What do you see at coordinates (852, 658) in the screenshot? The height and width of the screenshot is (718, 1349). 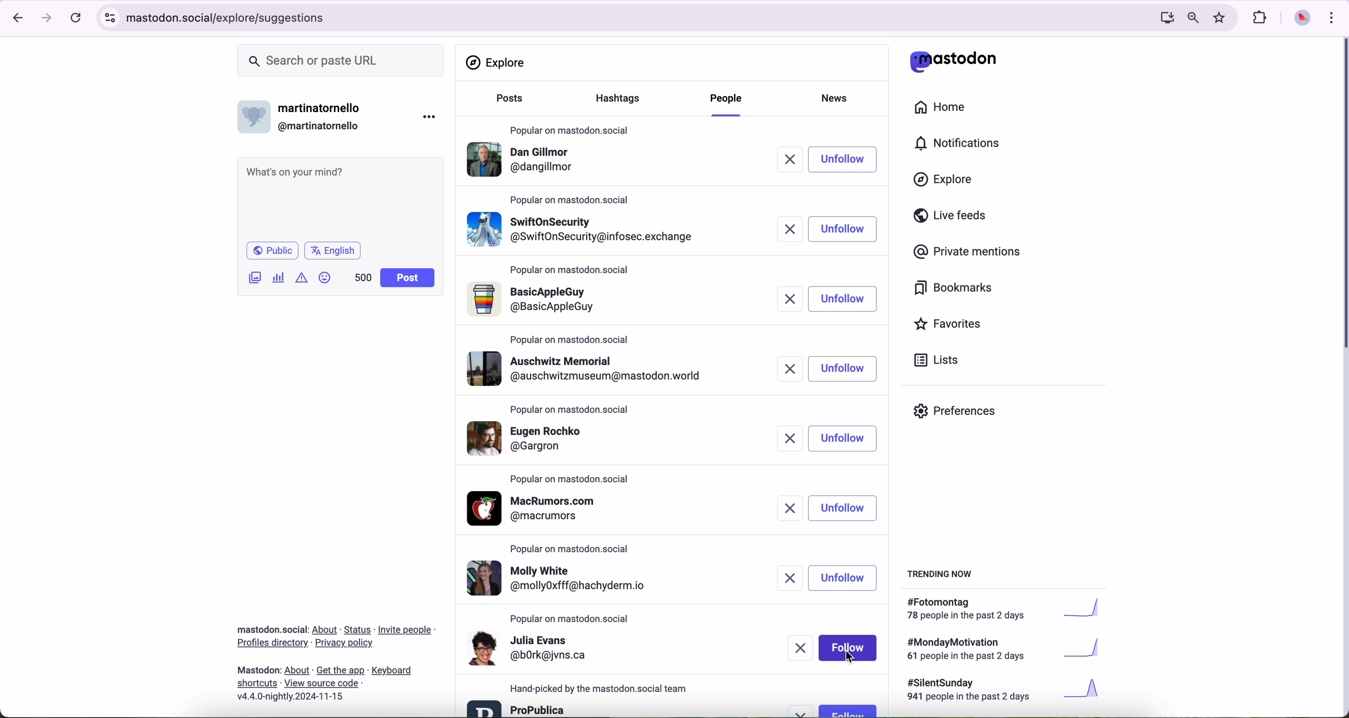 I see `cursor` at bounding box center [852, 658].